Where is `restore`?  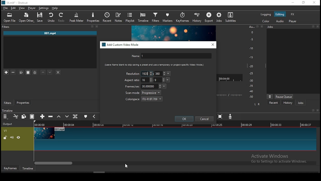
restore is located at coordinates (313, 27).